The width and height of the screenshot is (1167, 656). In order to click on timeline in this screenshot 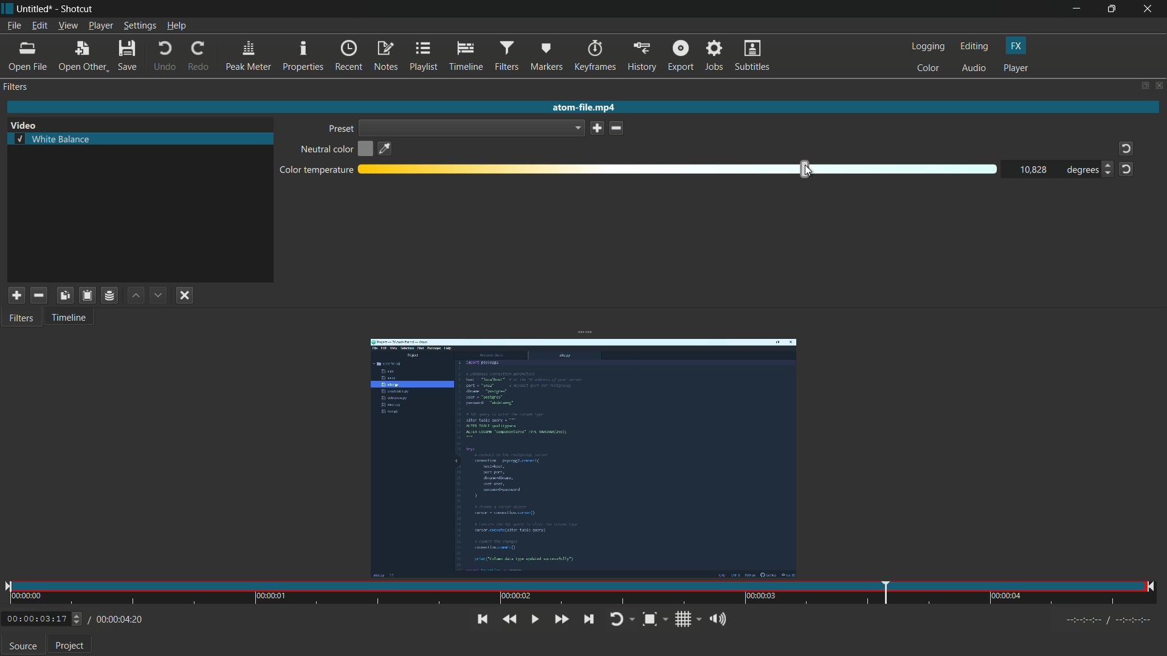, I will do `click(465, 56)`.